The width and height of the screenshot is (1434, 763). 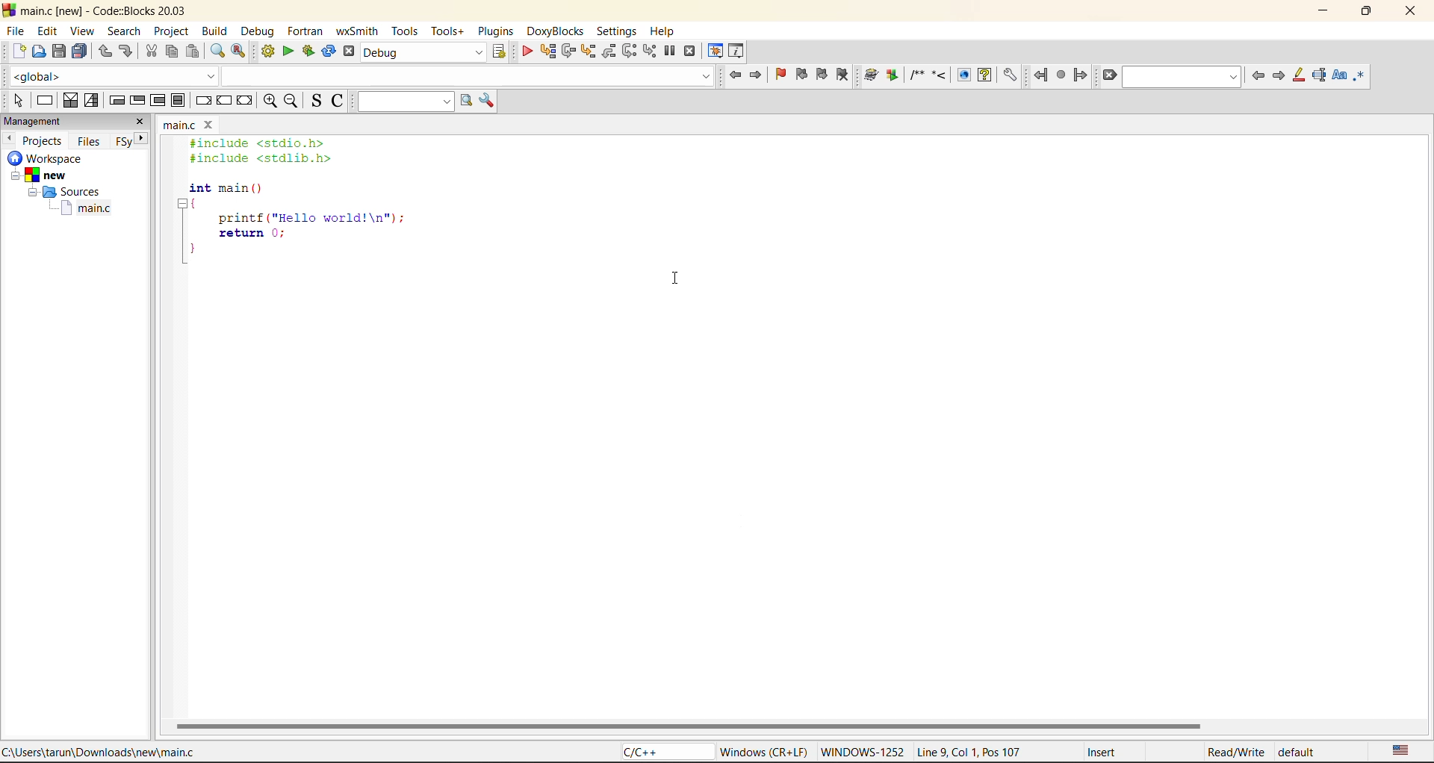 What do you see at coordinates (93, 100) in the screenshot?
I see `selection` at bounding box center [93, 100].